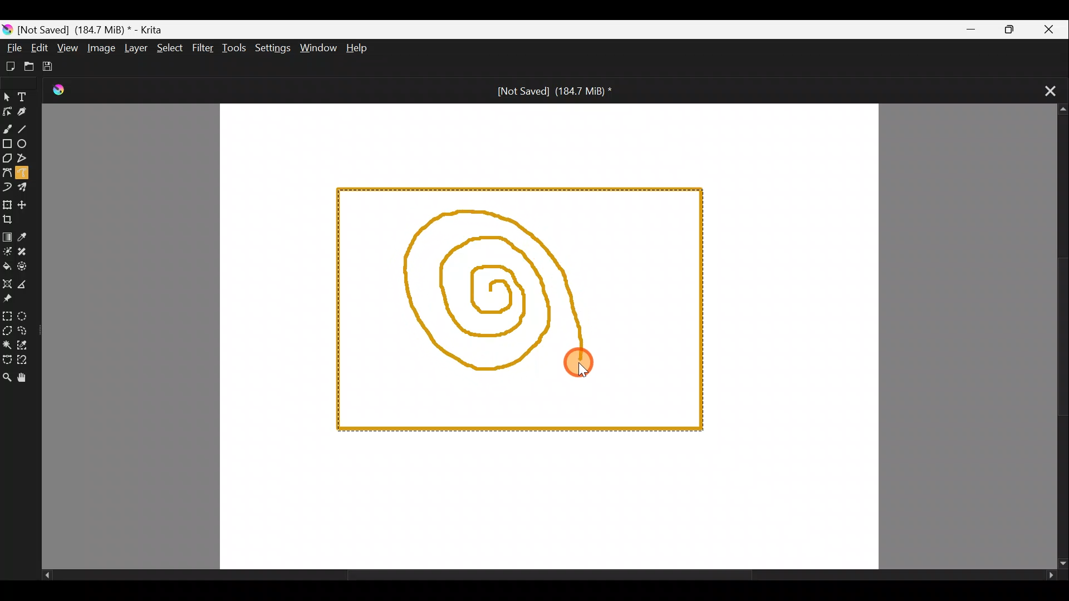  What do you see at coordinates (29, 190) in the screenshot?
I see `Multibrush tool` at bounding box center [29, 190].